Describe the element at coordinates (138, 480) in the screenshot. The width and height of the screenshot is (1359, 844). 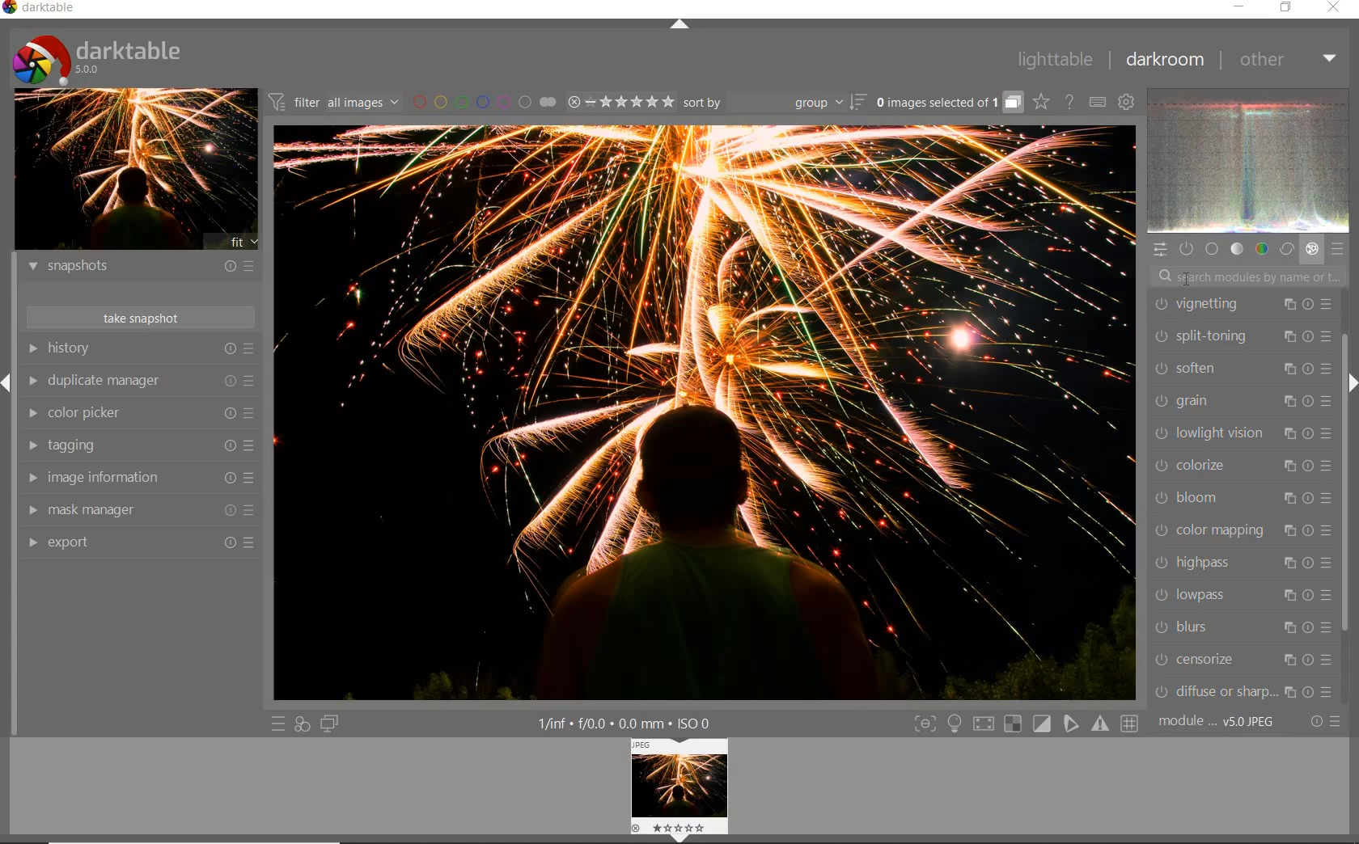
I see `image information` at that location.